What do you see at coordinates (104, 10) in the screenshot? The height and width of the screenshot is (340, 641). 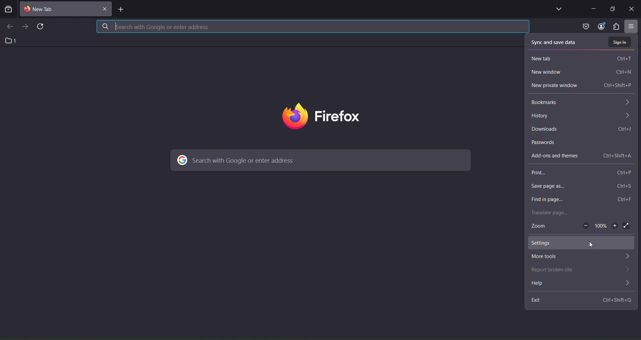 I see `close` at bounding box center [104, 10].